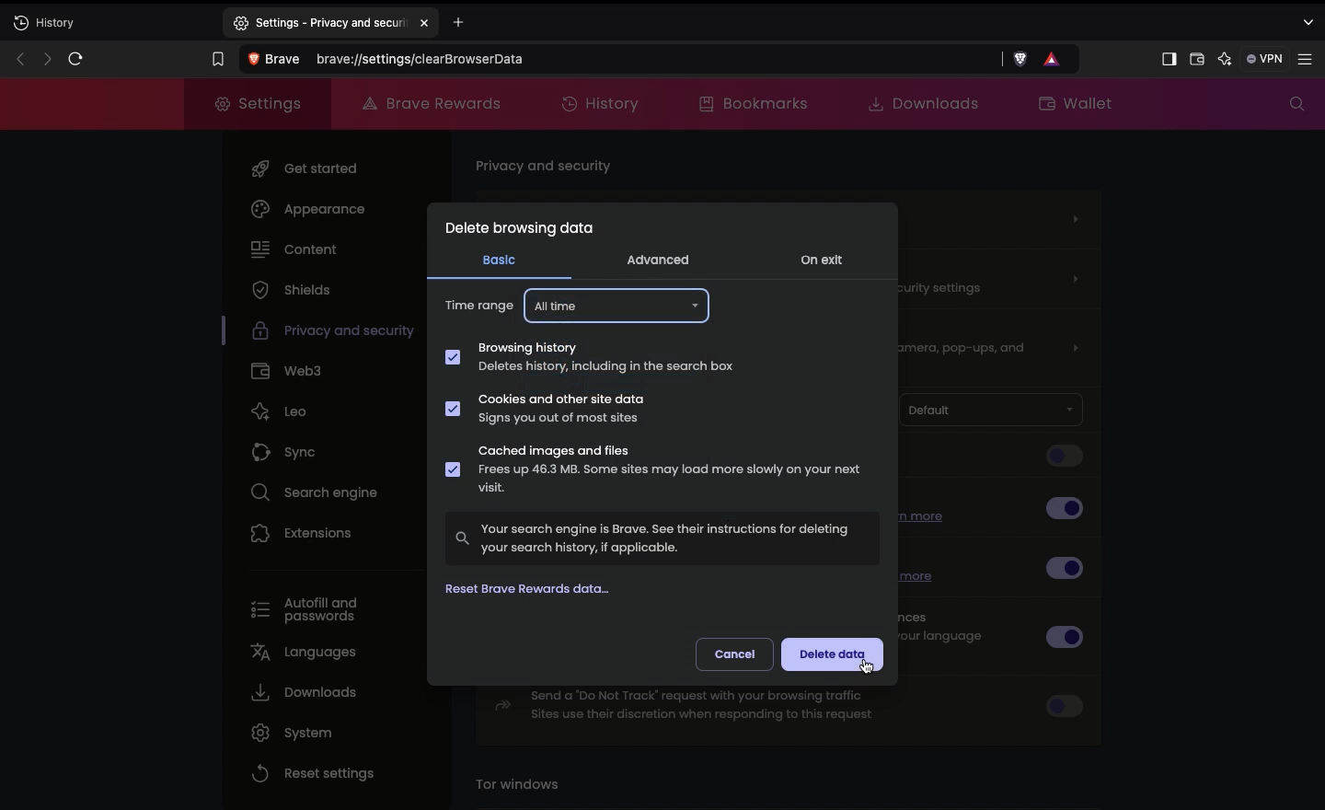 The height and width of the screenshot is (810, 1325). What do you see at coordinates (1167, 59) in the screenshot?
I see `Sidebar` at bounding box center [1167, 59].